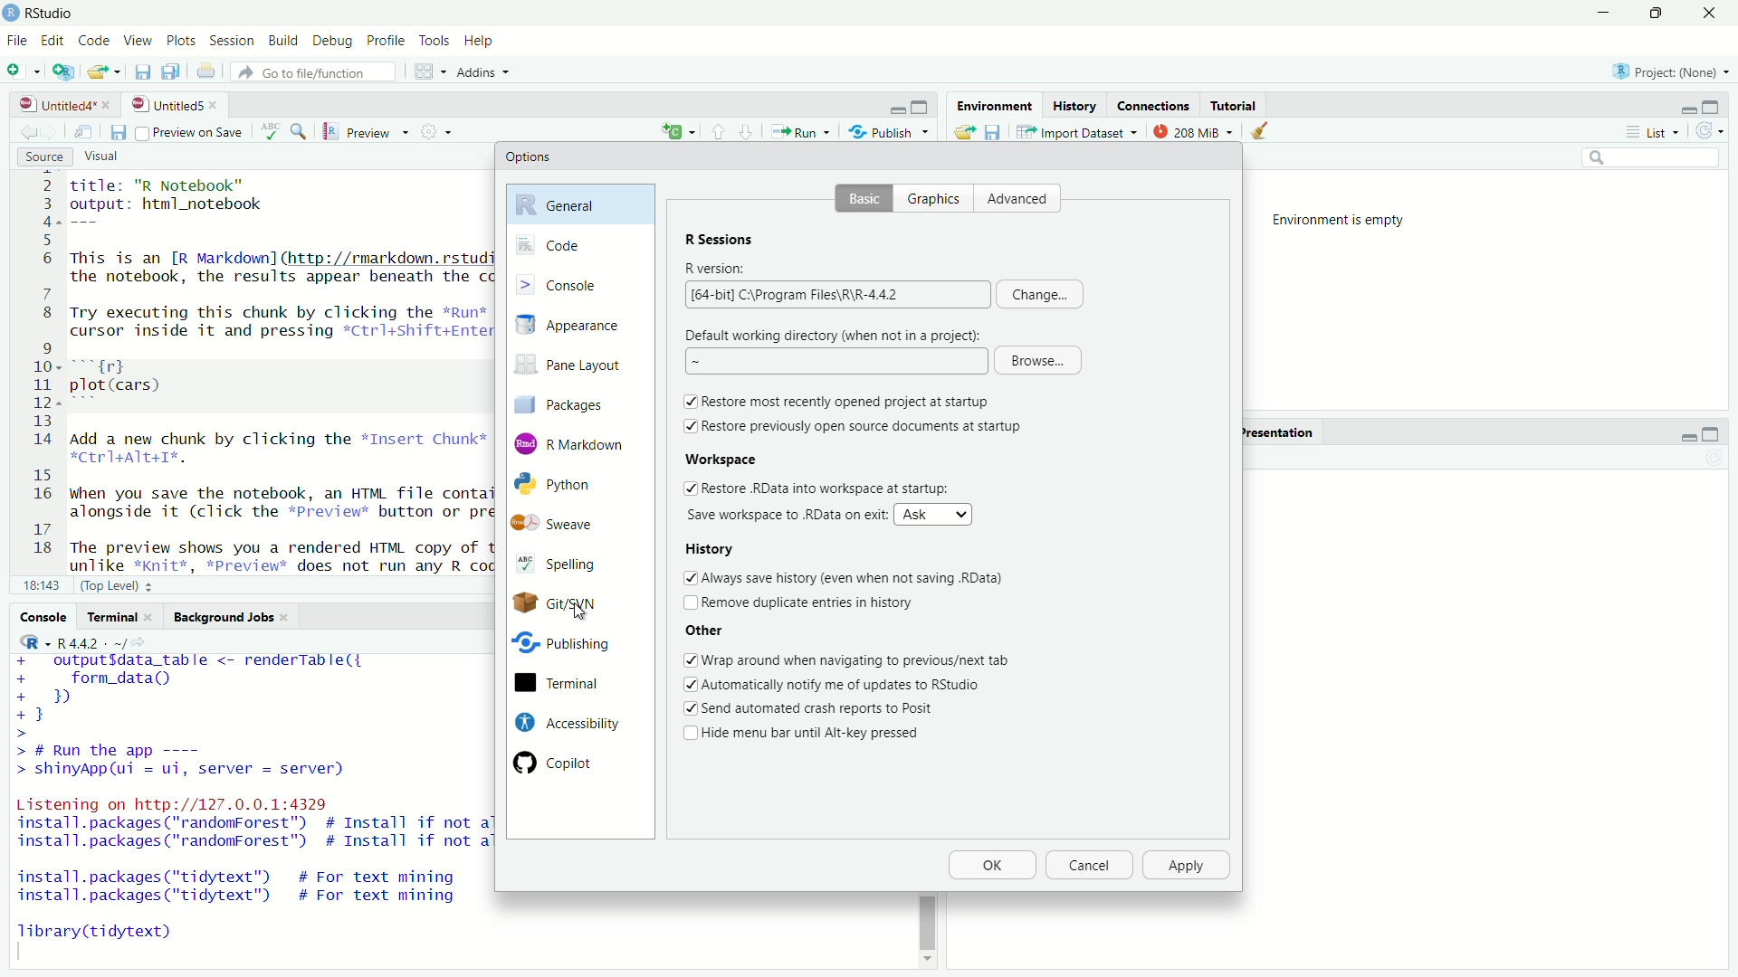 The width and height of the screenshot is (1738, 977). What do you see at coordinates (182, 42) in the screenshot?
I see `Plots` at bounding box center [182, 42].